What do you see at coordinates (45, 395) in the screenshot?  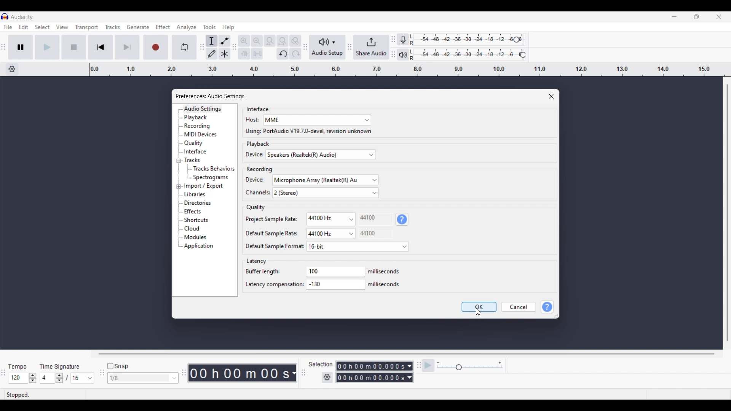 I see `Status of recording` at bounding box center [45, 395].